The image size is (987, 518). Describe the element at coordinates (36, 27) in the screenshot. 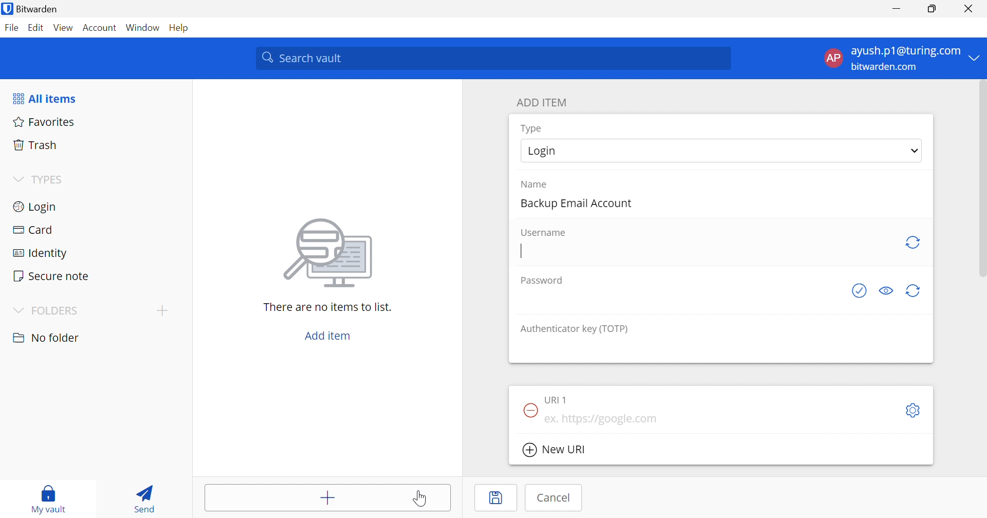

I see `Edit` at that location.